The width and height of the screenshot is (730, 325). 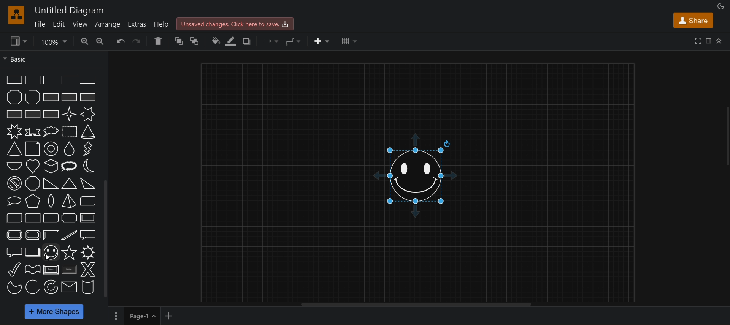 What do you see at coordinates (693, 20) in the screenshot?
I see `share` at bounding box center [693, 20].